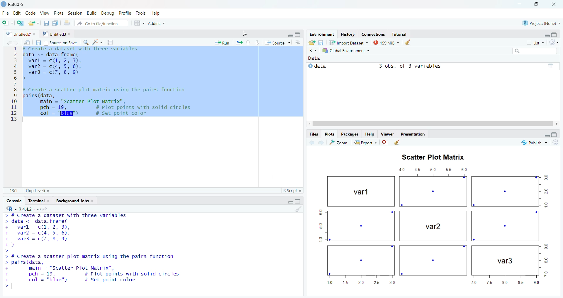  What do you see at coordinates (294, 190) in the screenshot?
I see `R Script 3` at bounding box center [294, 190].